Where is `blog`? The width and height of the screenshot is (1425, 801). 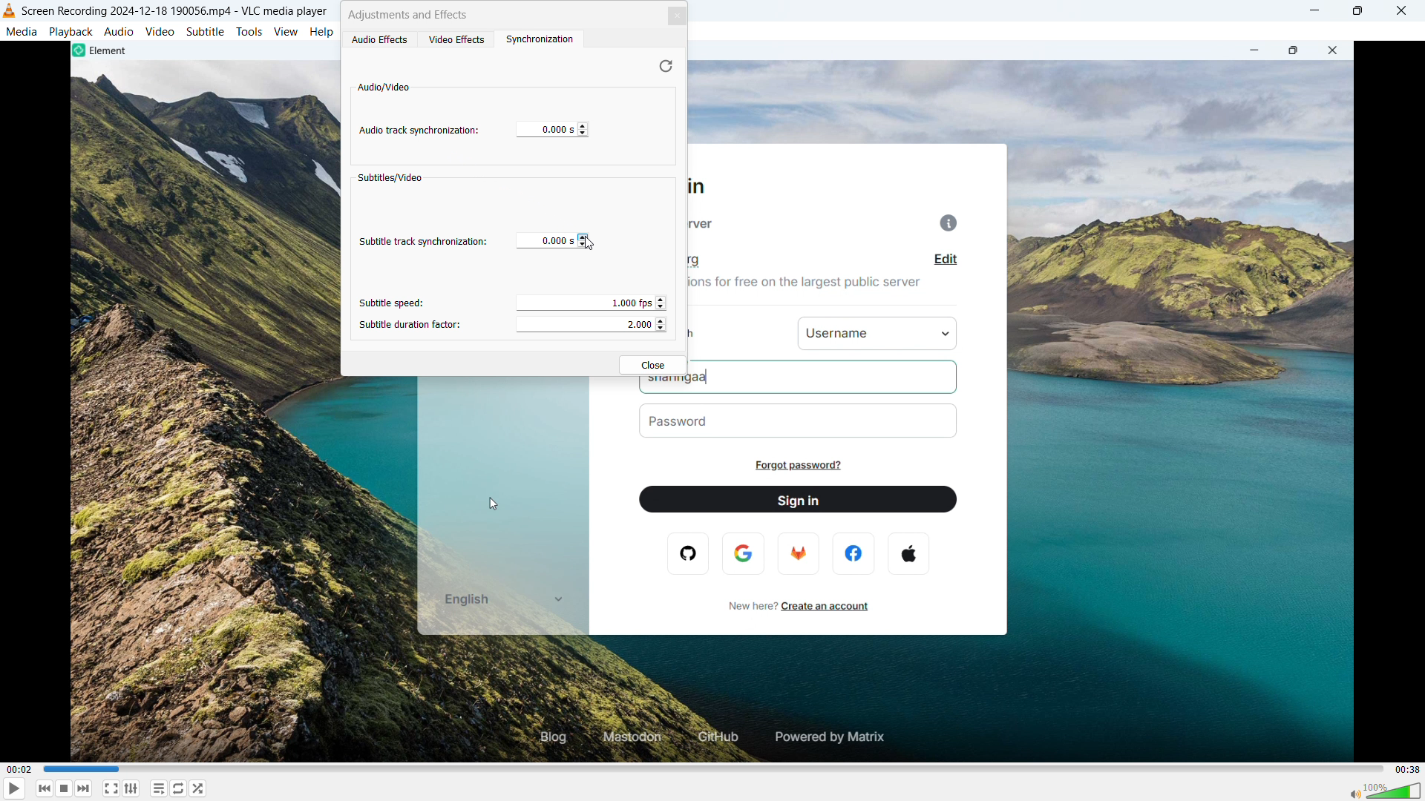 blog is located at coordinates (557, 742).